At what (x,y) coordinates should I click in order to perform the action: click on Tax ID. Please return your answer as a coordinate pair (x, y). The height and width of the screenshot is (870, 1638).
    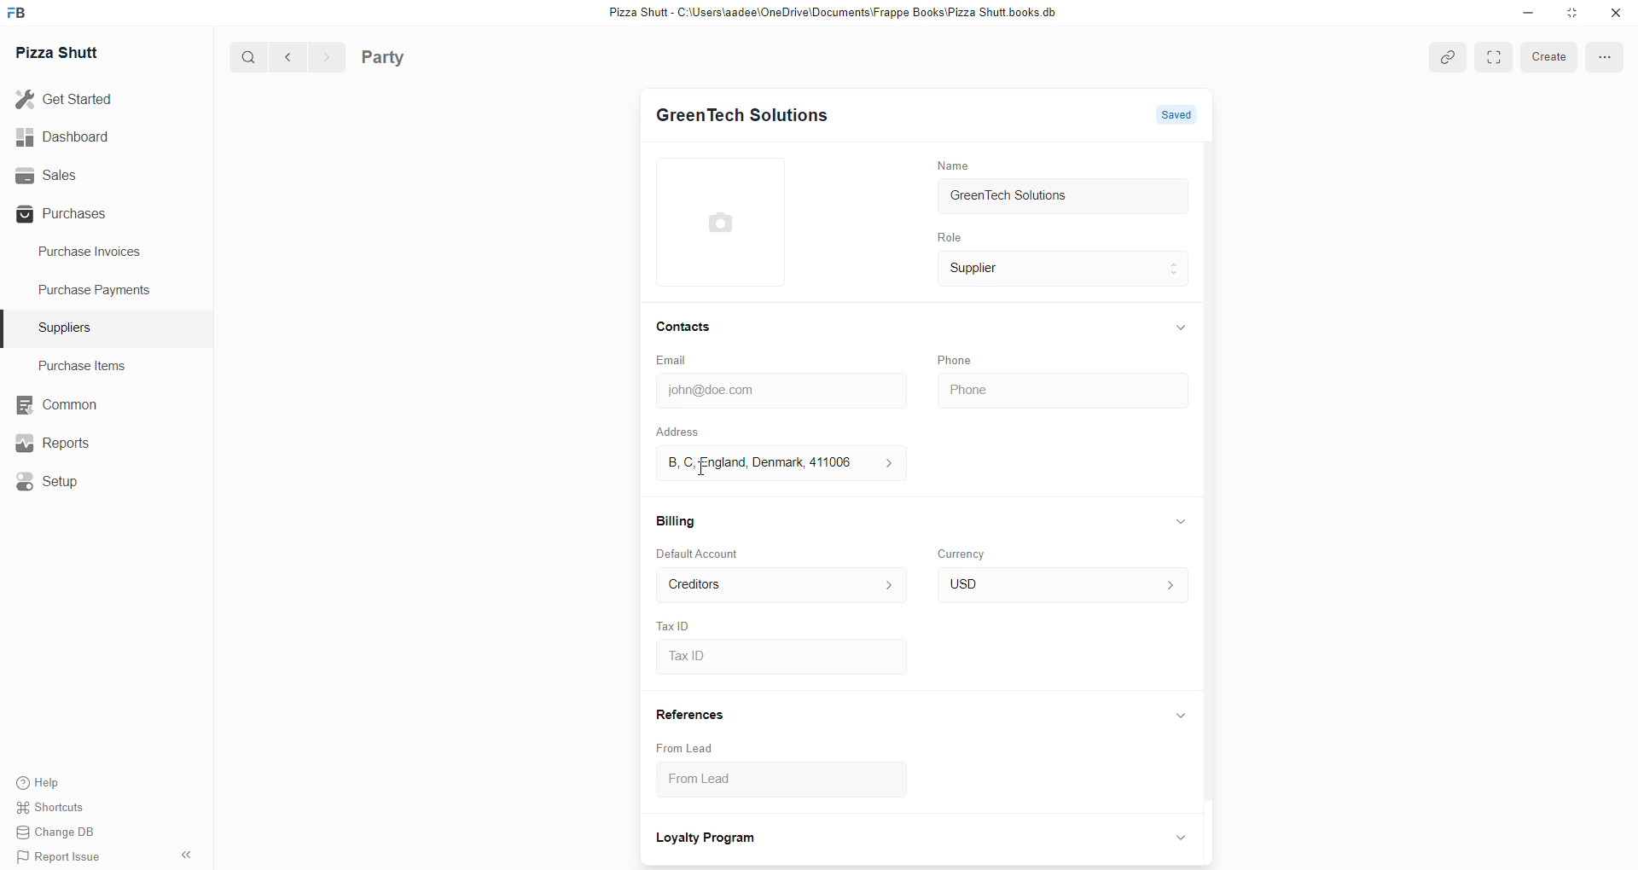
    Looking at the image, I should click on (674, 623).